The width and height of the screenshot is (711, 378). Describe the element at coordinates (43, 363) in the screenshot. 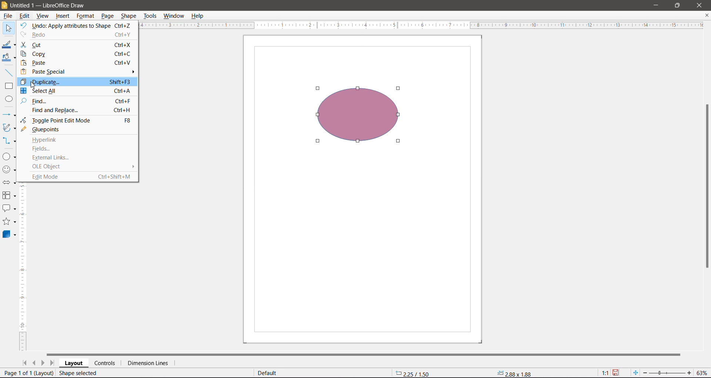

I see `Scroll to next page` at that location.